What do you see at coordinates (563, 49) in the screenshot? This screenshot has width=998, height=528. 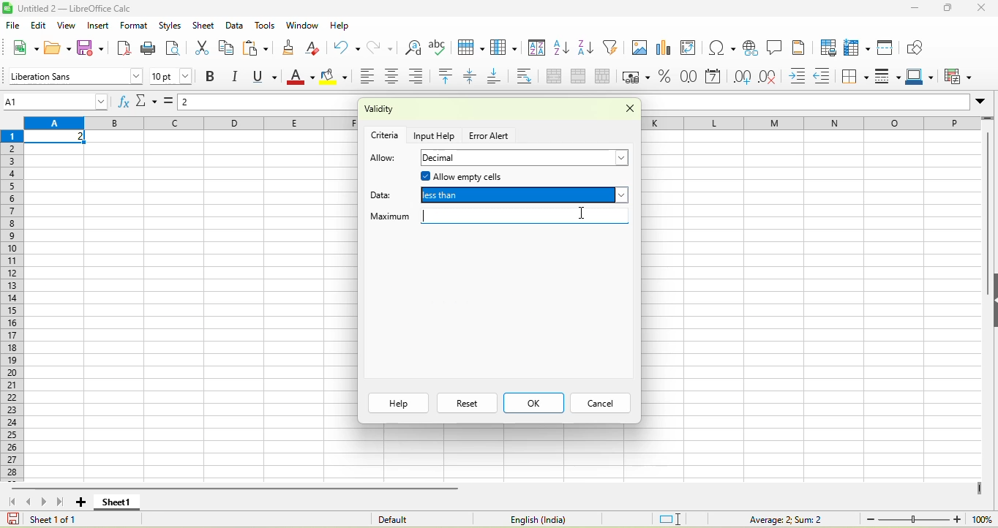 I see `sort ascending` at bounding box center [563, 49].